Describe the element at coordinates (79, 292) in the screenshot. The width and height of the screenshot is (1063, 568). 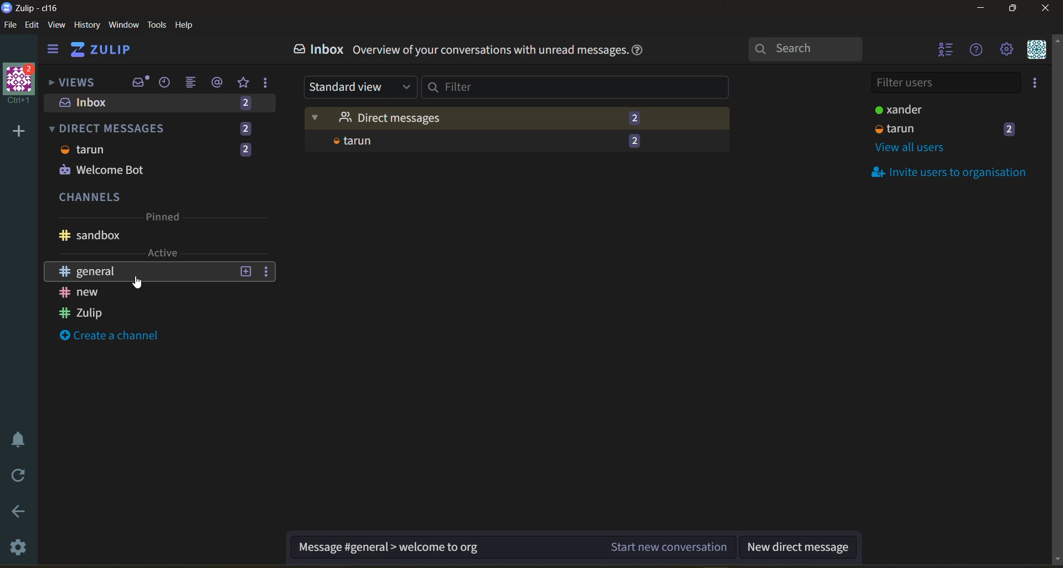
I see `` at that location.